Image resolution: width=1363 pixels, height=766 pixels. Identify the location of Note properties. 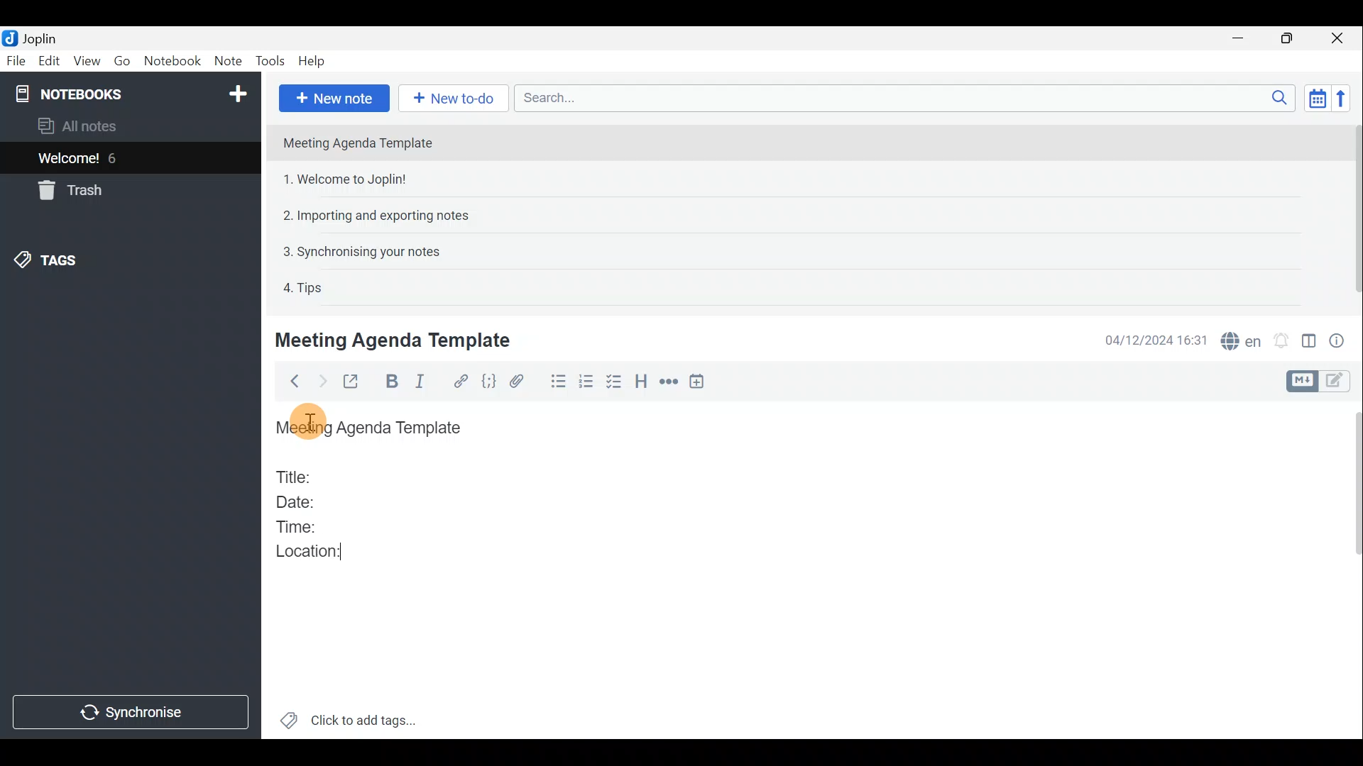
(1342, 340).